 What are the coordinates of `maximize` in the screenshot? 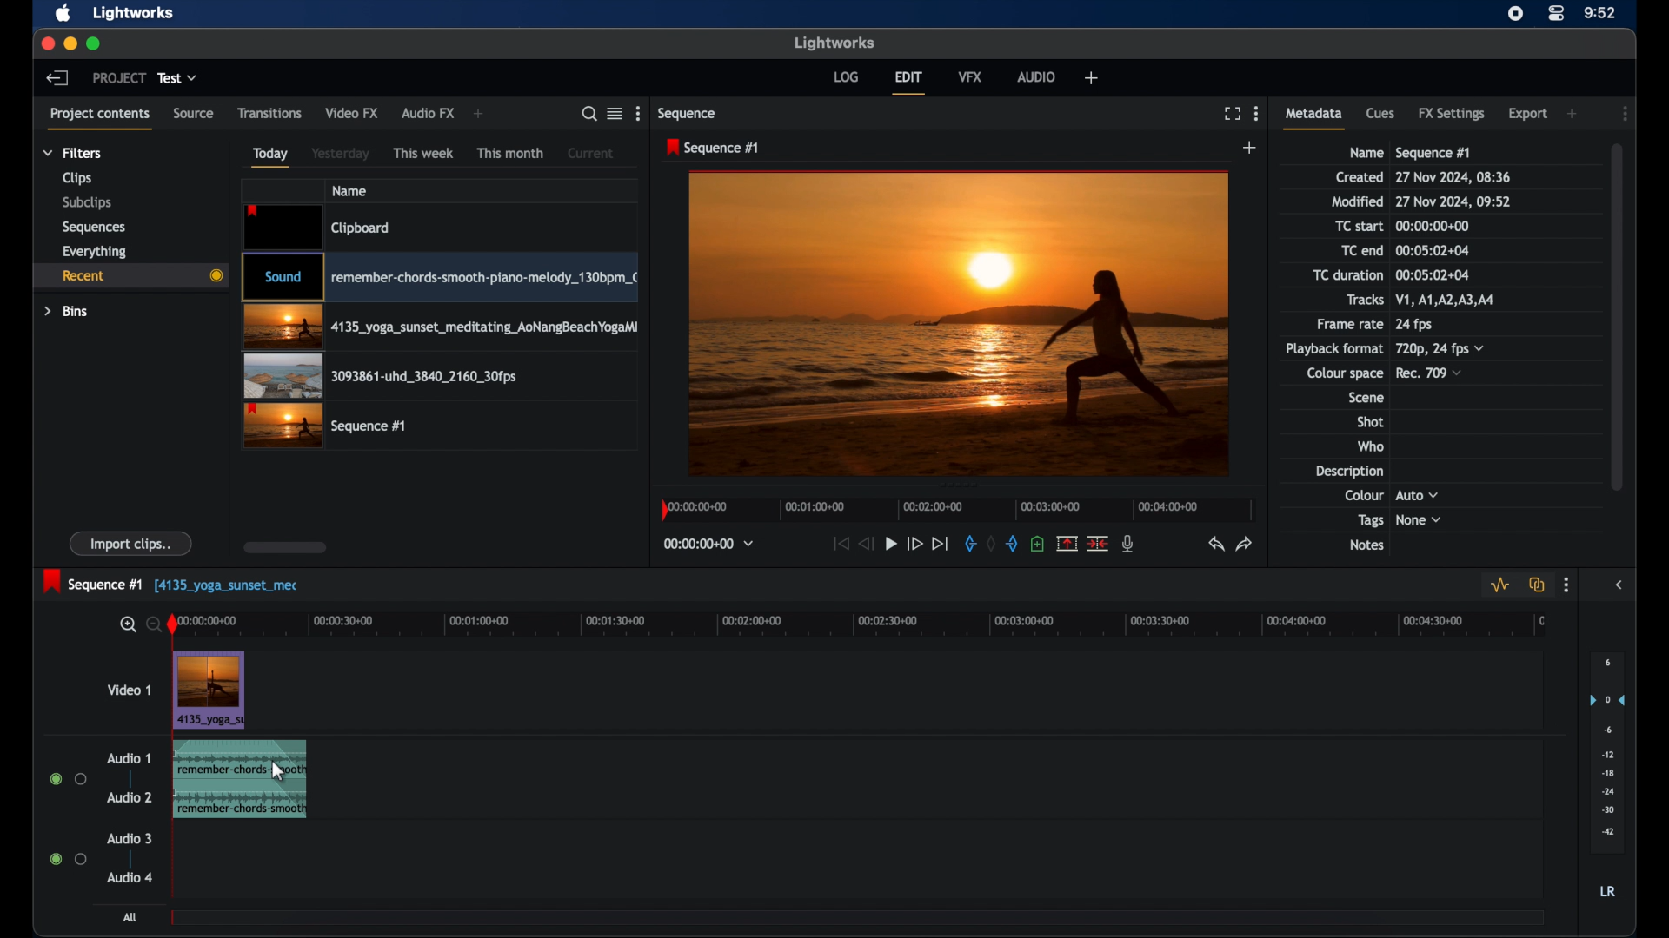 It's located at (95, 43).